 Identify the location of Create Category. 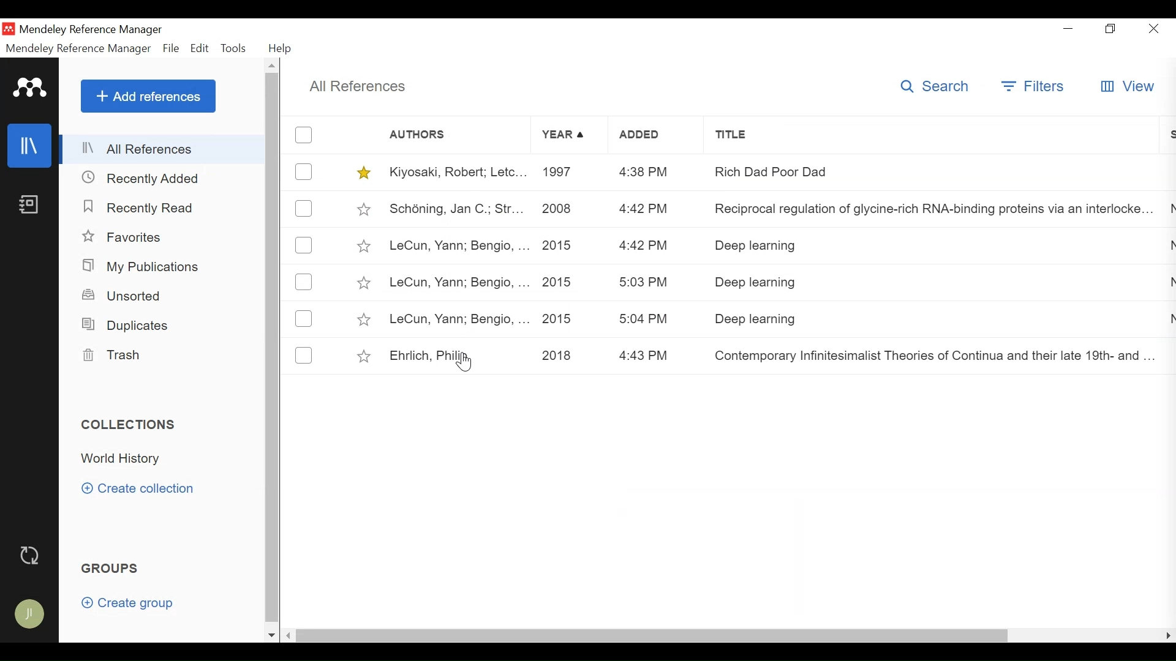
(140, 489).